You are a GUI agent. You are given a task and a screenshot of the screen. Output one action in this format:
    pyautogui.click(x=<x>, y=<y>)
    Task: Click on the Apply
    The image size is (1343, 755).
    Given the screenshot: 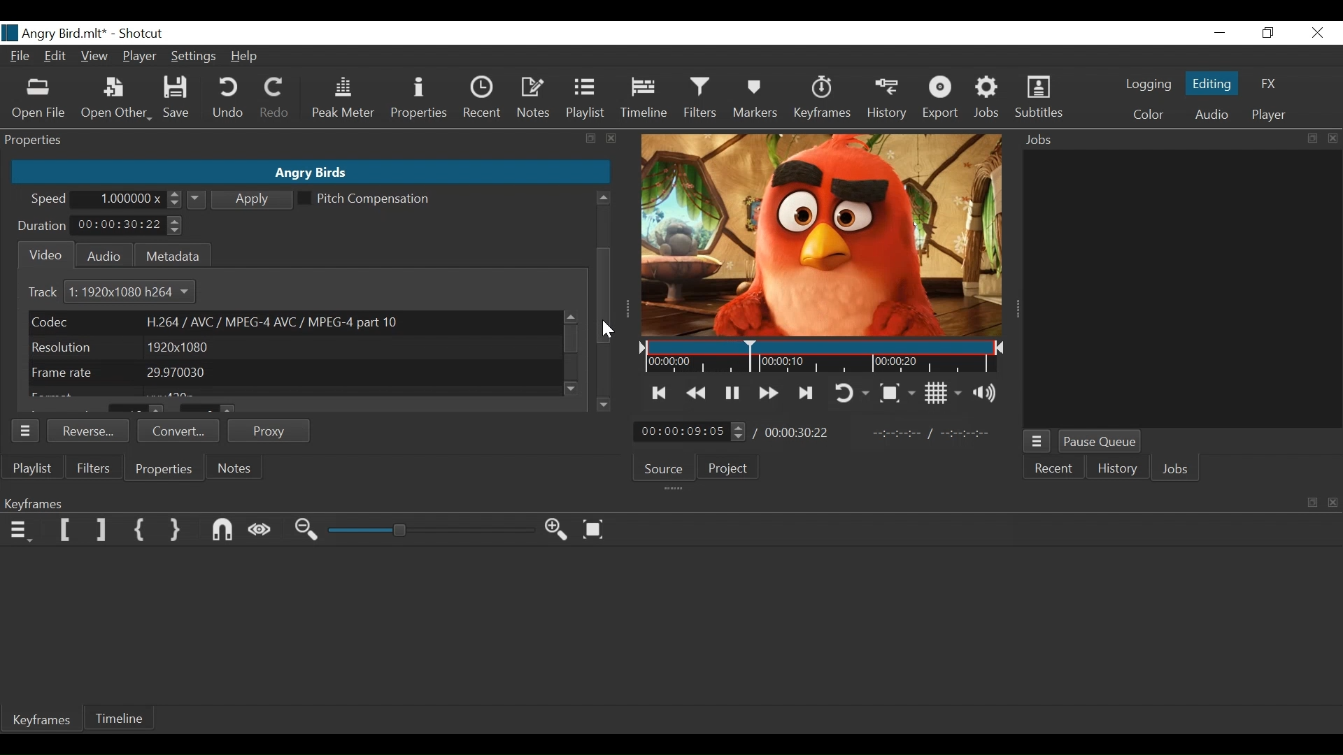 What is the action you would take?
    pyautogui.click(x=241, y=199)
    